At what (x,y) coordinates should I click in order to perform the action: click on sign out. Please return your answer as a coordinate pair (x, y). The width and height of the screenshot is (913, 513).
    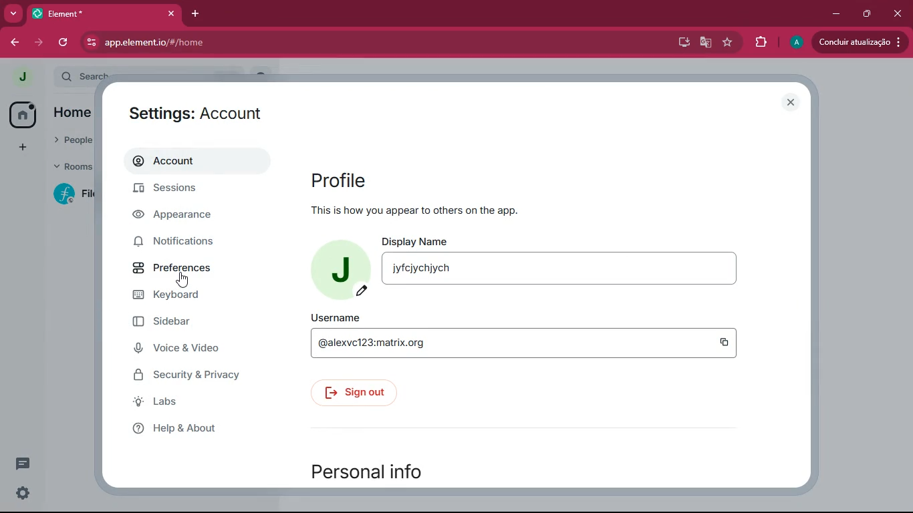
    Looking at the image, I should click on (373, 393).